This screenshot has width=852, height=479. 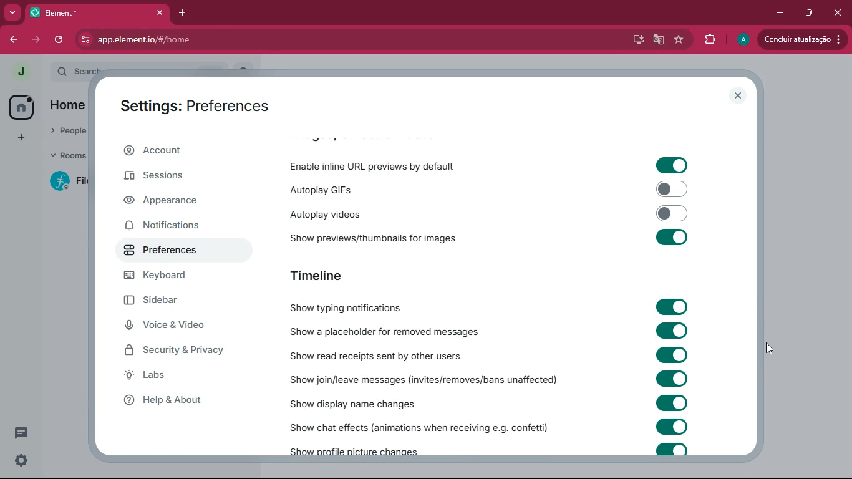 I want to click on home, so click(x=21, y=107).